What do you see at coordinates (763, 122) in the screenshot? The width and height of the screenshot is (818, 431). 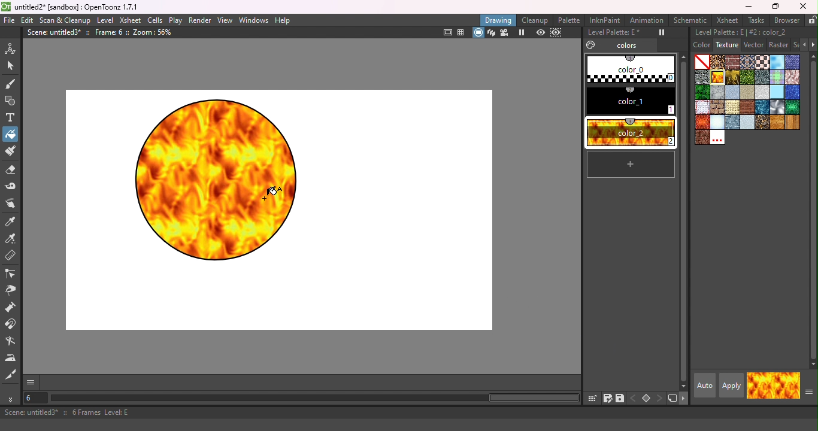 I see `wetpebbles.bmp` at bounding box center [763, 122].